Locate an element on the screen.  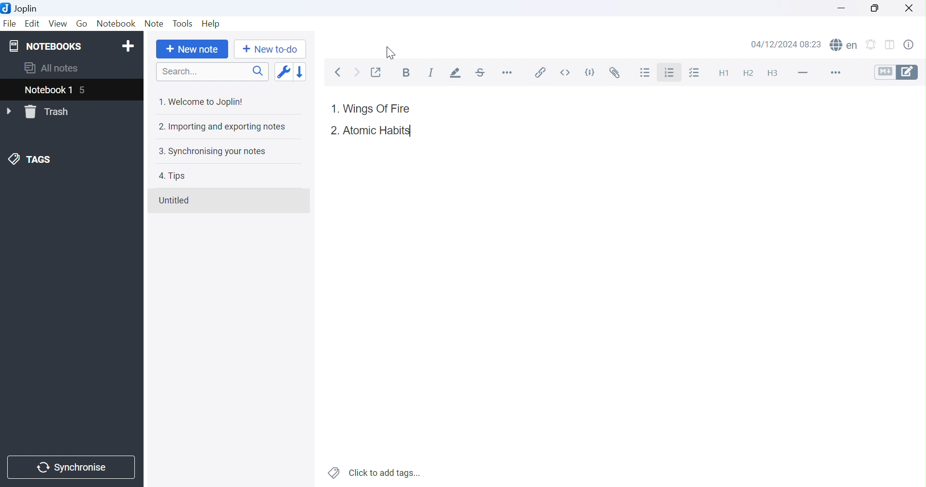
Close is located at coordinates (910, 7).